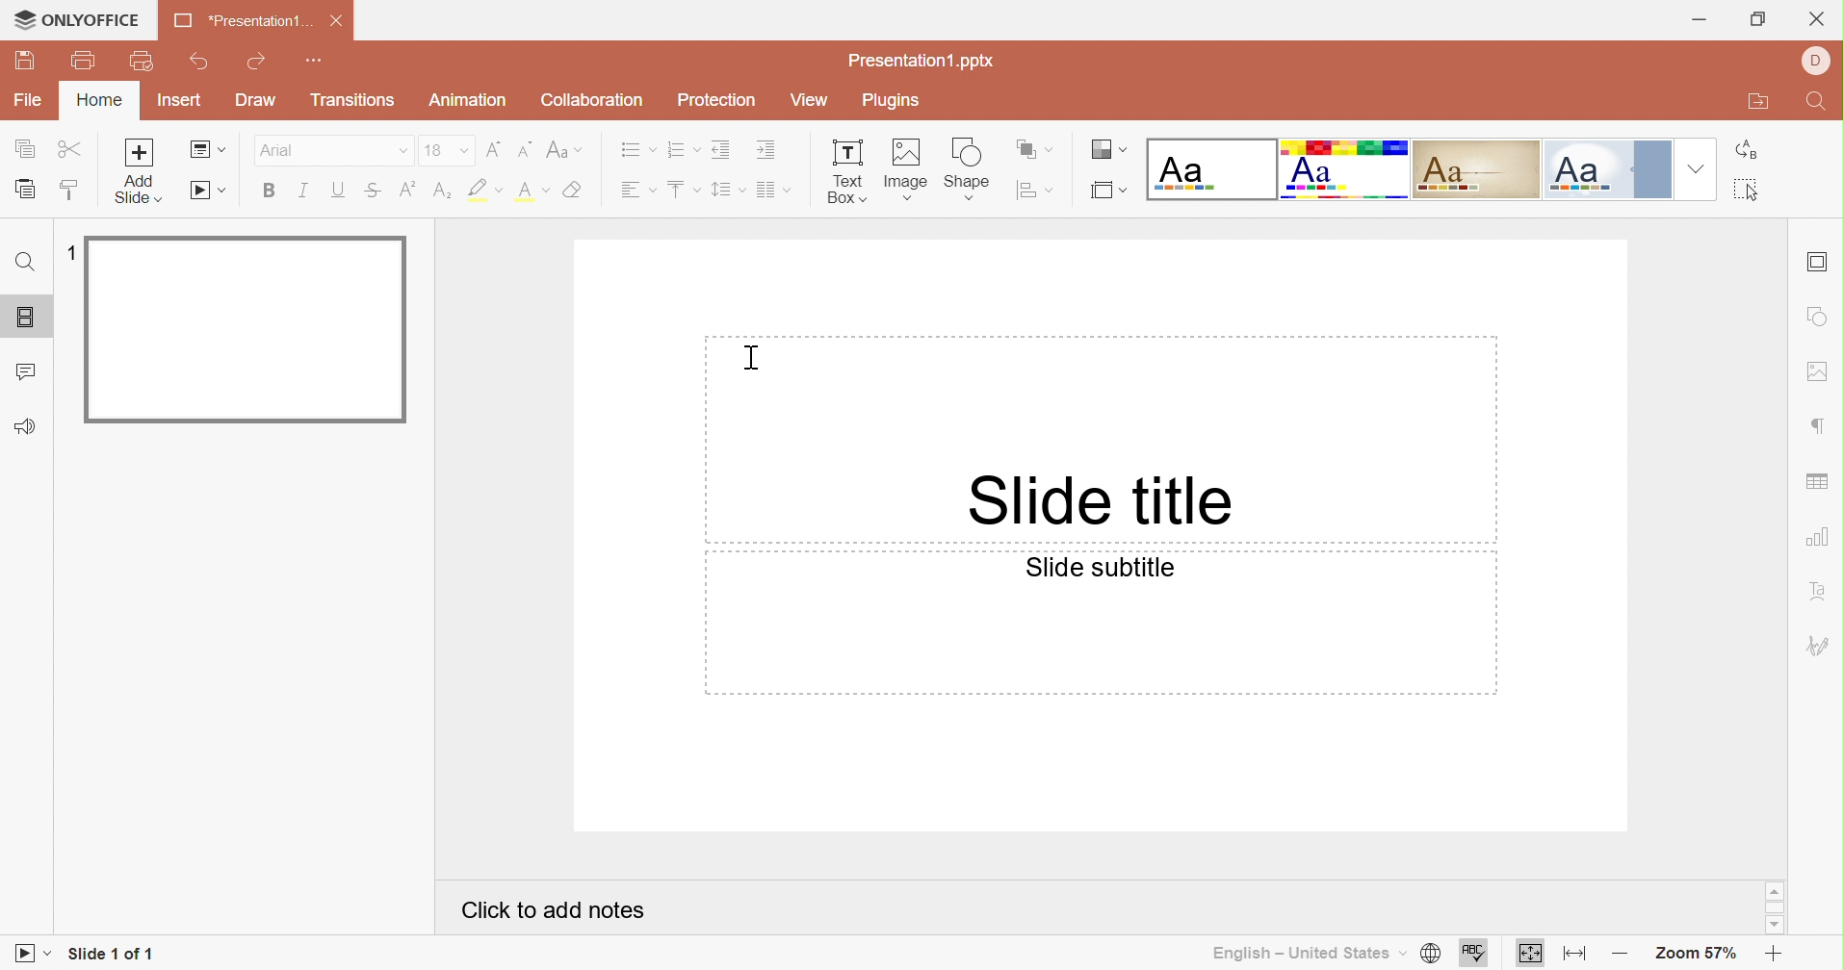 Image resolution: width=1843 pixels, height=970 pixels. I want to click on Slide title, so click(1101, 501).